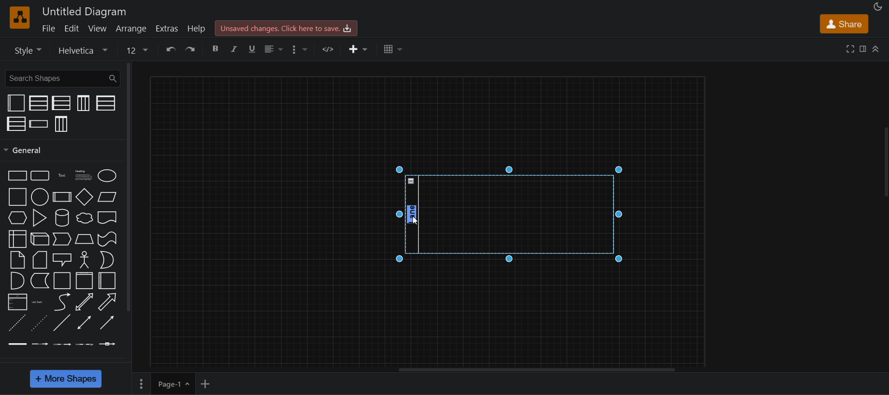 The image size is (889, 395). What do you see at coordinates (98, 27) in the screenshot?
I see `view` at bounding box center [98, 27].